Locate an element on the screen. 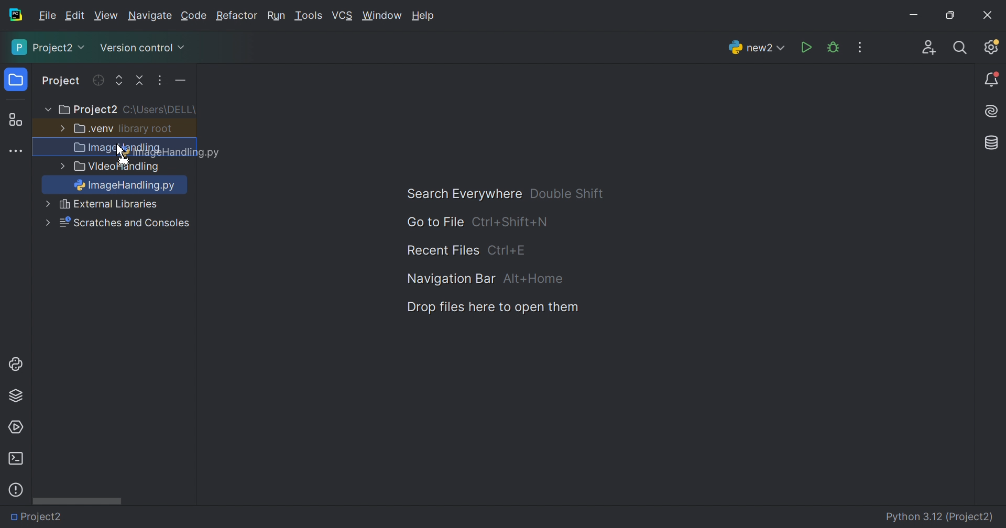 The image size is (1006, 528). More Actions is located at coordinates (860, 47).